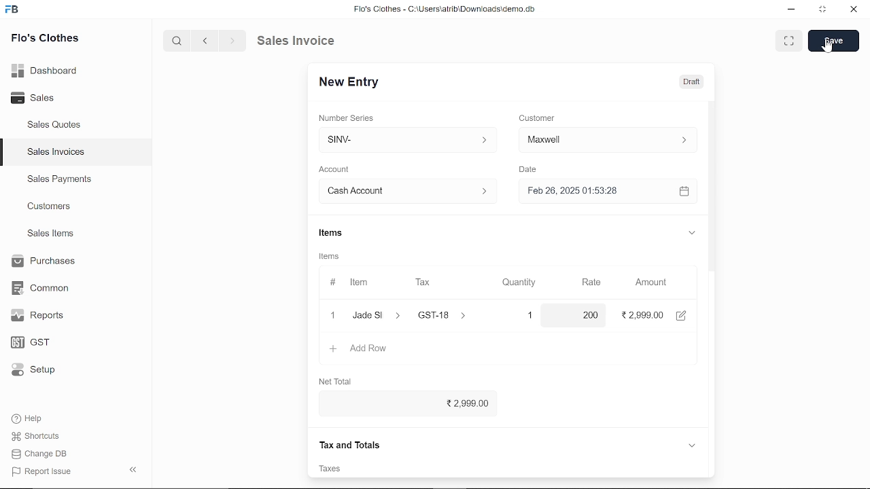 The height and width of the screenshot is (489, 870). I want to click on Number Series, so click(348, 117).